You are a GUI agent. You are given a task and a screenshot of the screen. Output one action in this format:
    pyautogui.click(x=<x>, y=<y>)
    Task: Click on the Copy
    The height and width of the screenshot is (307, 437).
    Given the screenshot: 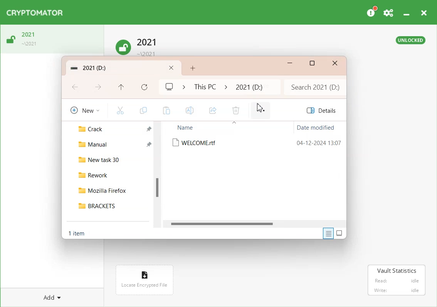 What is the action you would take?
    pyautogui.click(x=144, y=110)
    